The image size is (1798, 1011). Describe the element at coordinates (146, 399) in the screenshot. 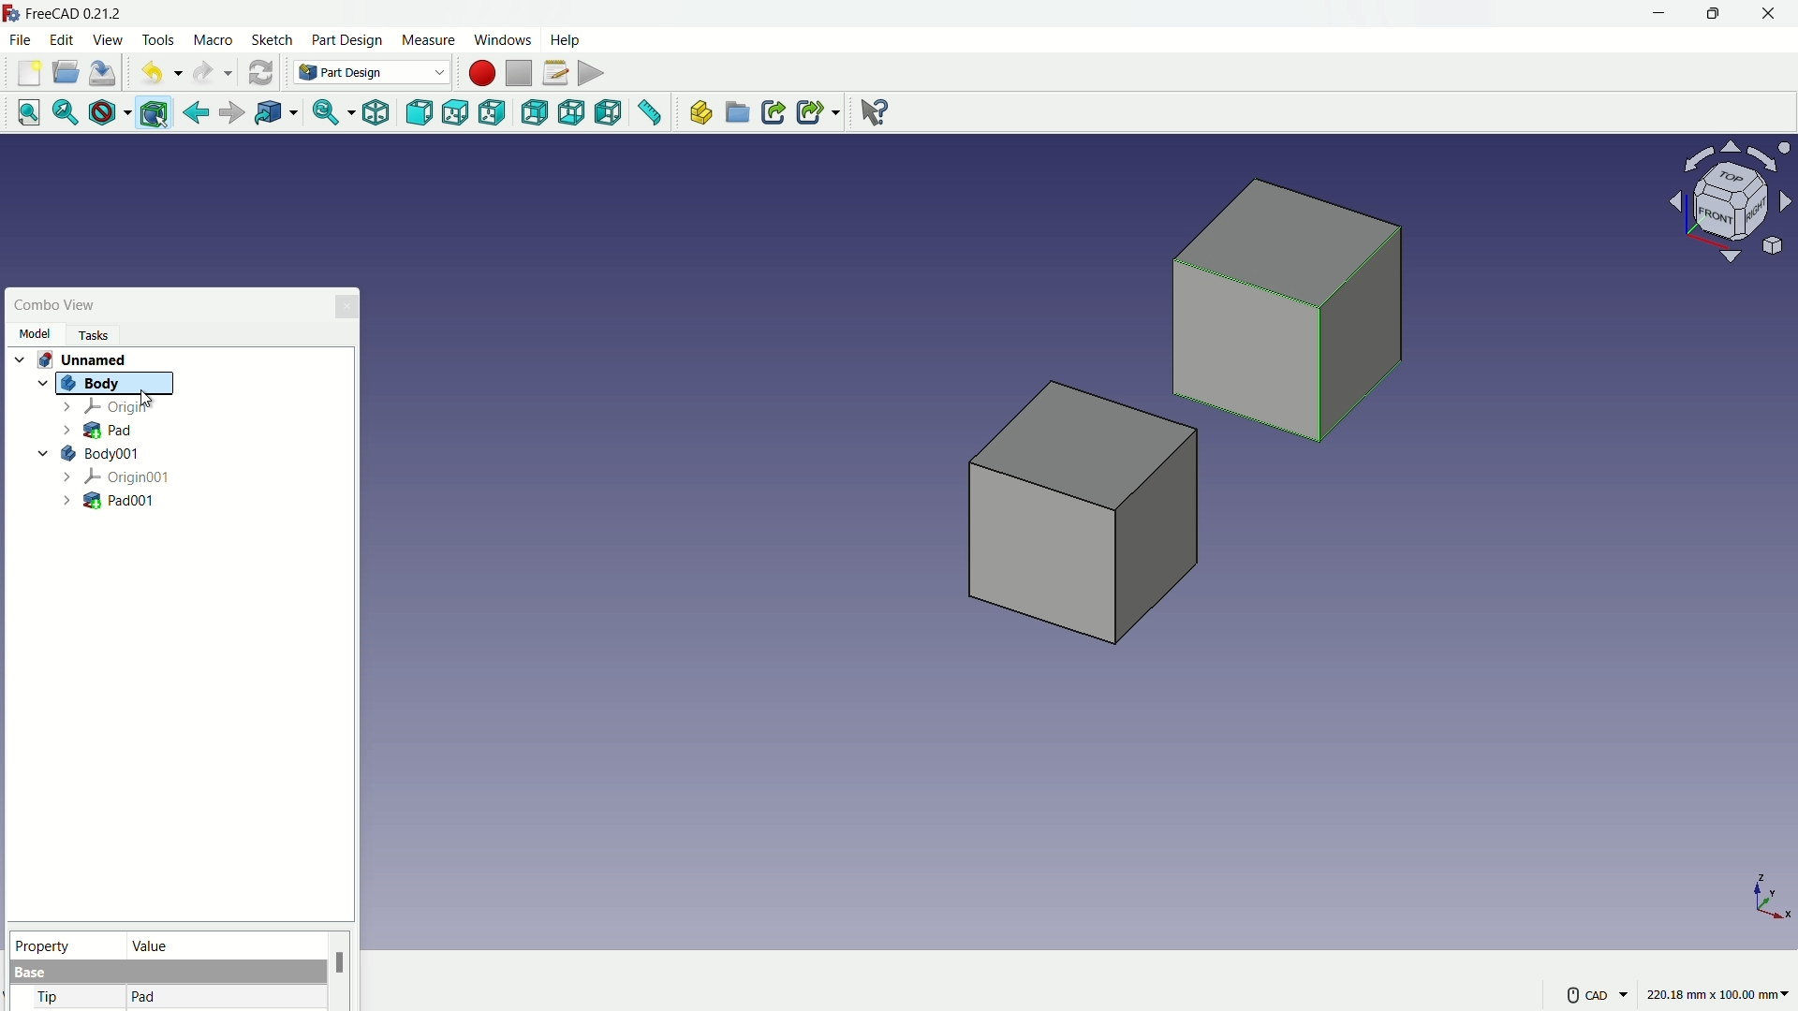

I see `cursor` at that location.